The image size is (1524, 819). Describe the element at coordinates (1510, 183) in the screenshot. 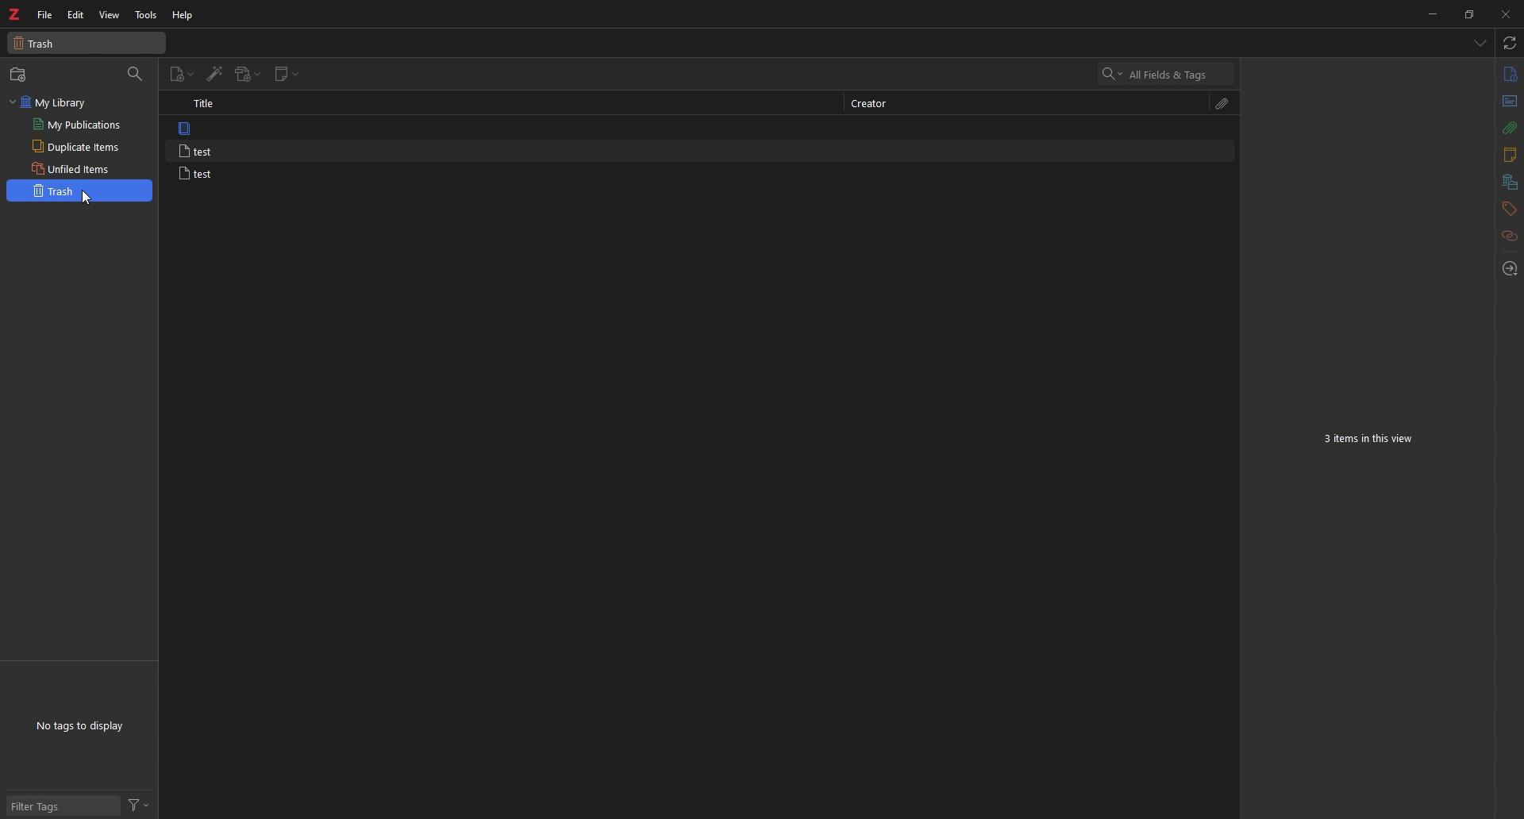

I see `libraries and collections` at that location.